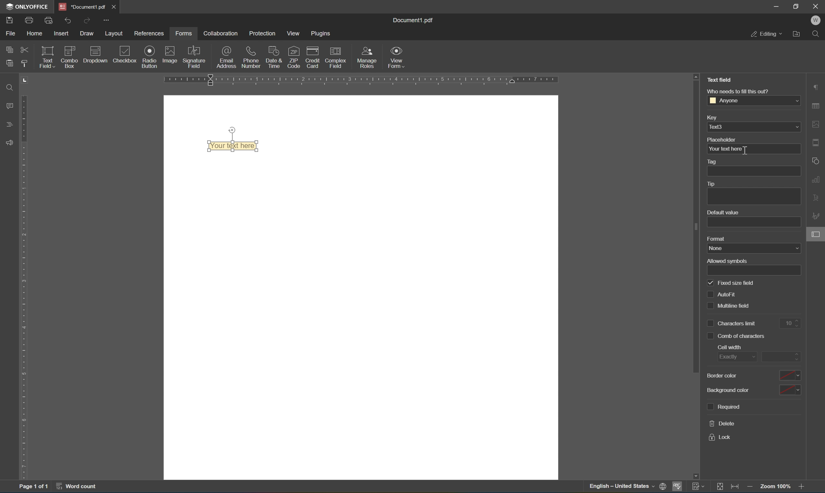  What do you see at coordinates (736, 488) in the screenshot?
I see `fit to width` at bounding box center [736, 488].